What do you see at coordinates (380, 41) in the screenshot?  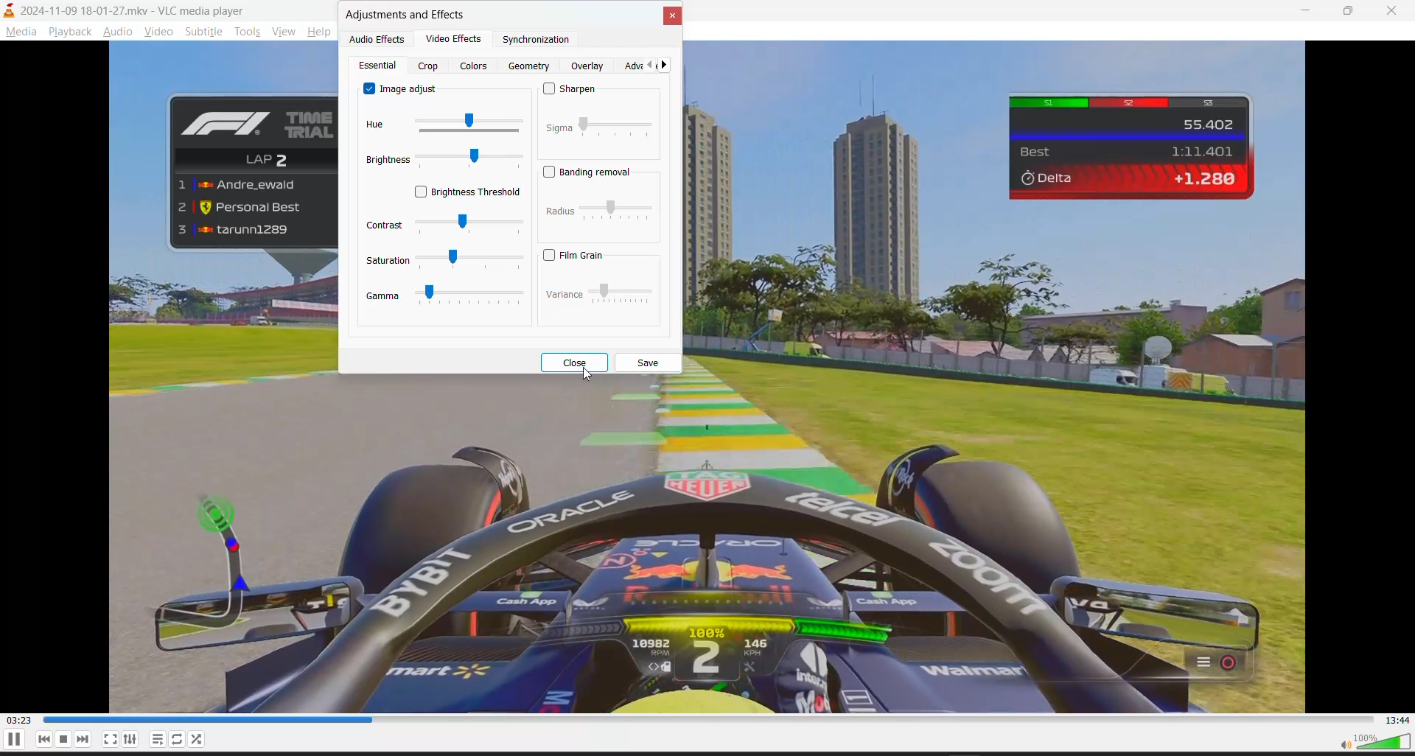 I see `audio effects` at bounding box center [380, 41].